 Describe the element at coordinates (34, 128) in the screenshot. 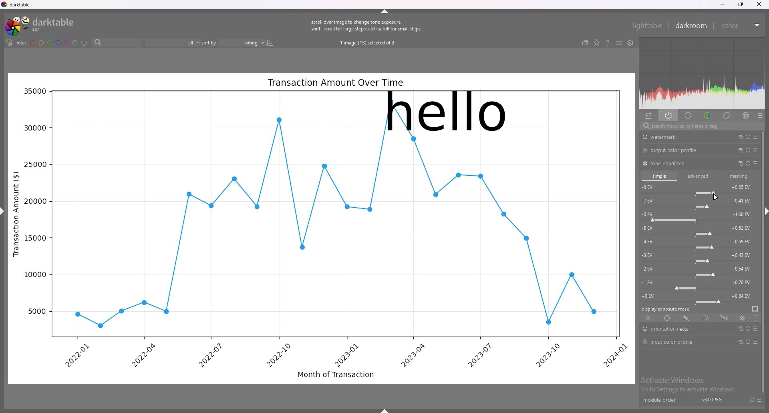

I see `30000` at that location.